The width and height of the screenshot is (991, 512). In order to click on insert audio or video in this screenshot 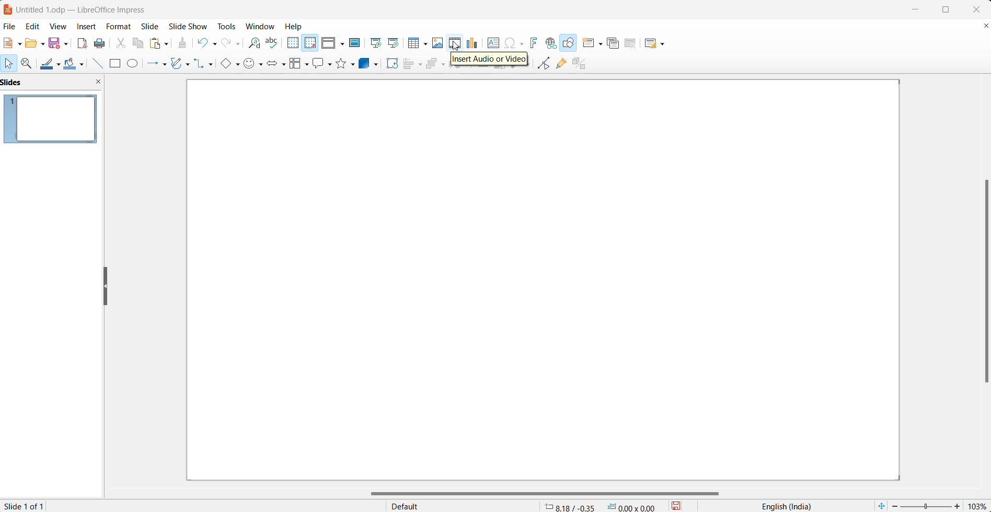, I will do `click(455, 42)`.